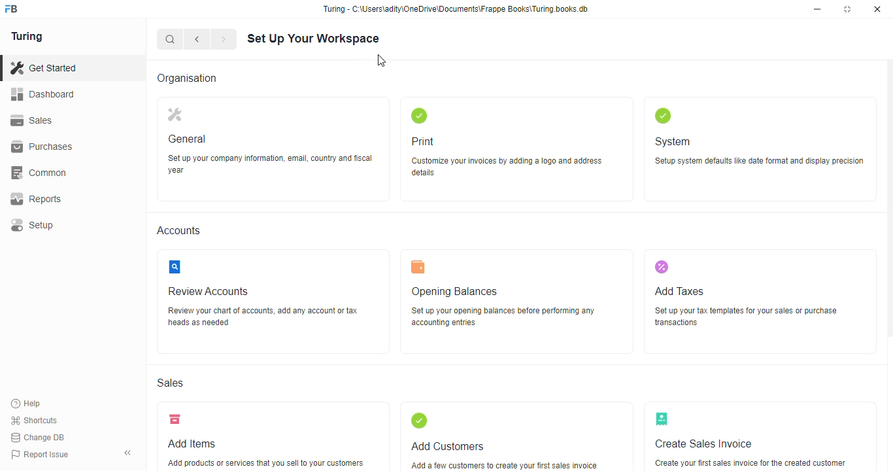  Describe the element at coordinates (195, 78) in the screenshot. I see `Organisation` at that location.